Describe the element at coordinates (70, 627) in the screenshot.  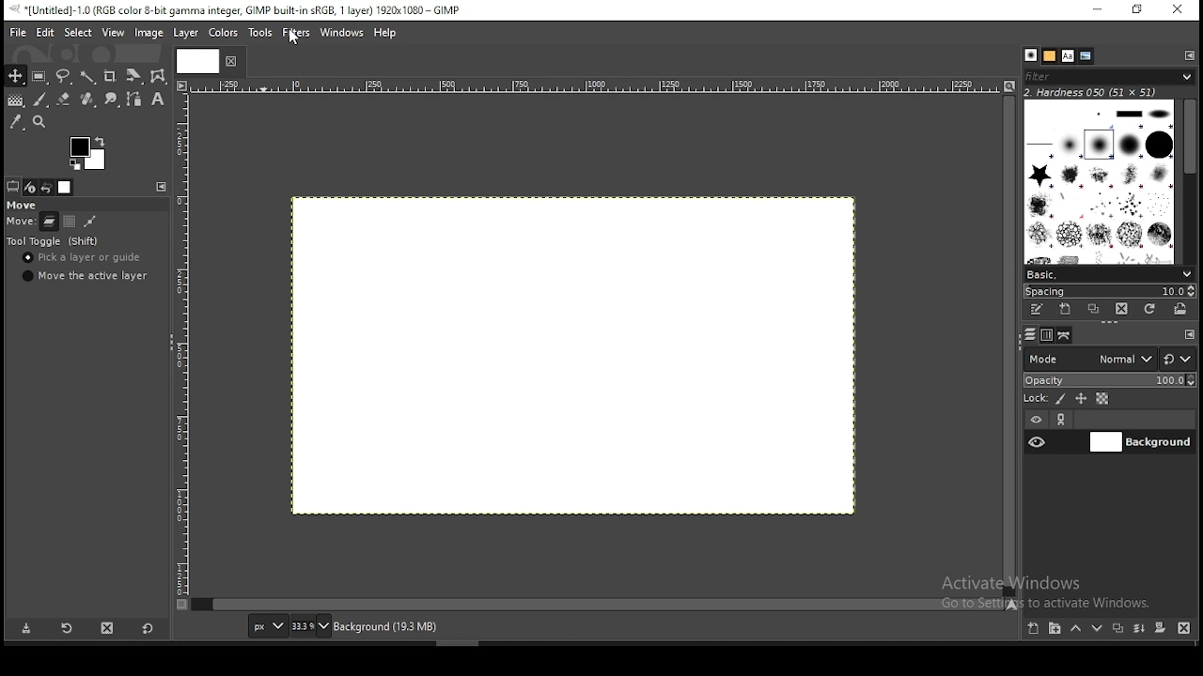
I see `restore tool preset` at that location.